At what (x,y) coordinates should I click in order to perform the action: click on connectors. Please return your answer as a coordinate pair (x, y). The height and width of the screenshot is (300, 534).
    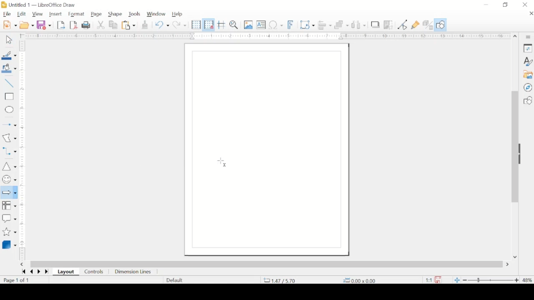
    Looking at the image, I should click on (9, 151).